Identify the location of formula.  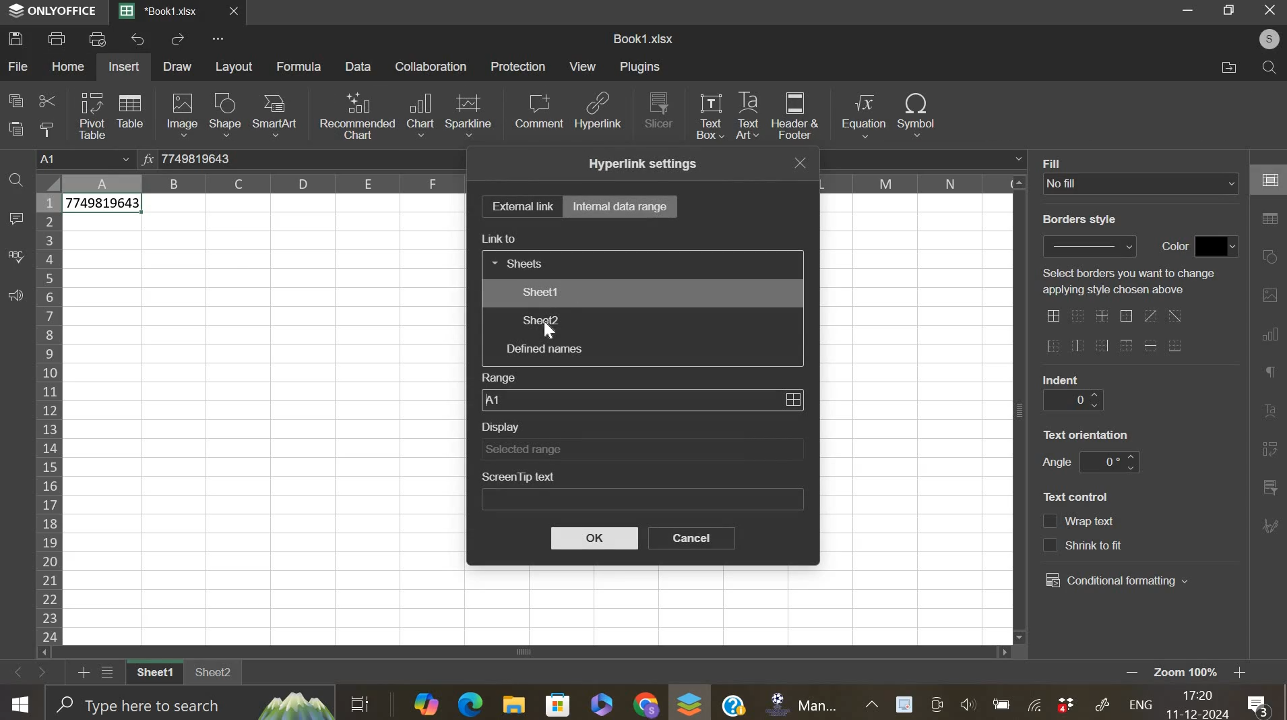
(300, 67).